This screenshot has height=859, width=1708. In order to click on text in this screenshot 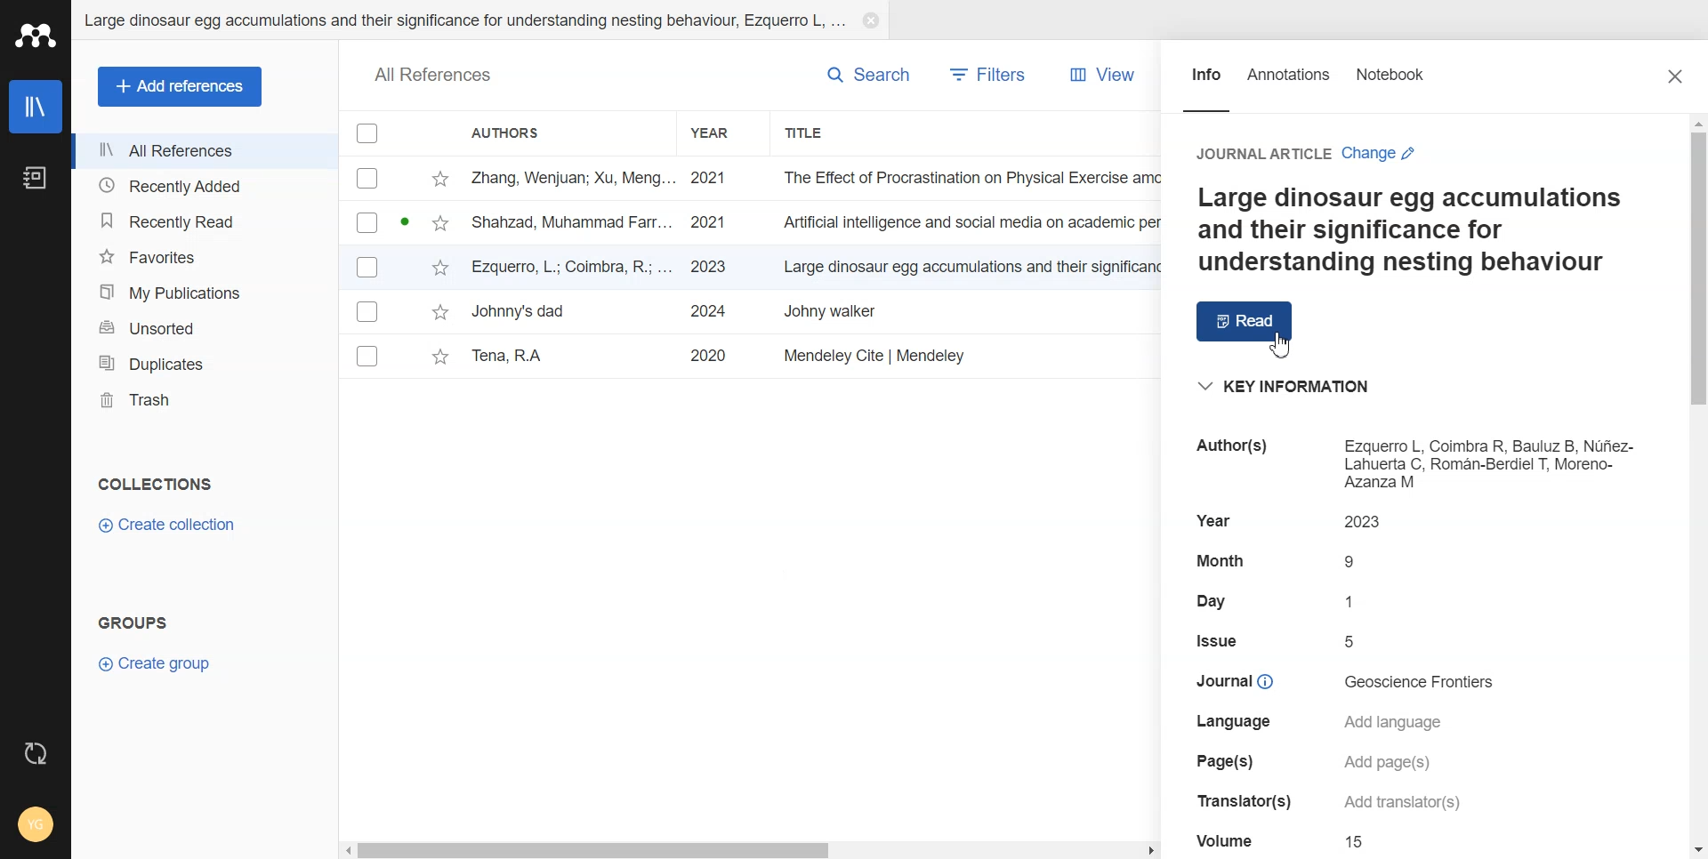, I will do `click(1222, 446)`.